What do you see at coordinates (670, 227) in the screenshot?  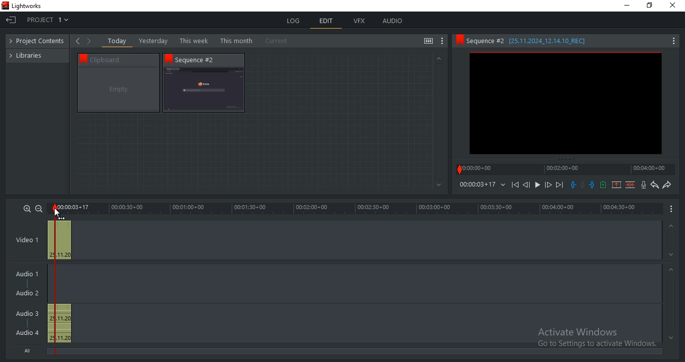 I see `Greyed out up arrow` at bounding box center [670, 227].